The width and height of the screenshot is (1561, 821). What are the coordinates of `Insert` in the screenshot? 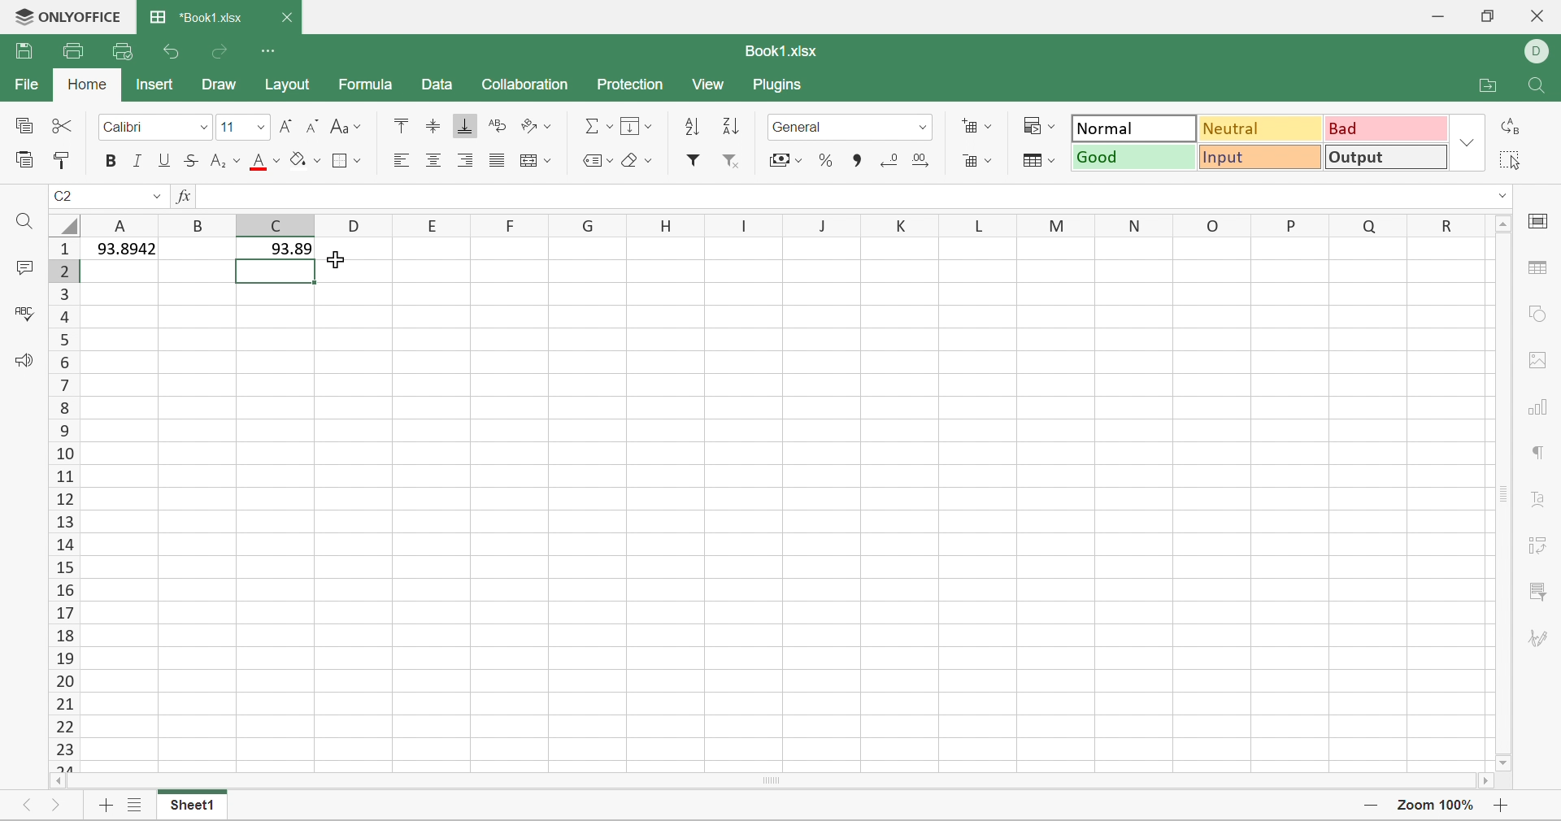 It's located at (154, 84).